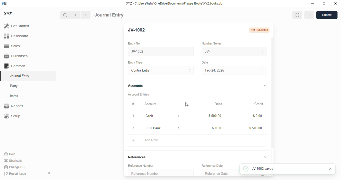 This screenshot has height=180, width=341. What do you see at coordinates (86, 15) in the screenshot?
I see `next` at bounding box center [86, 15].